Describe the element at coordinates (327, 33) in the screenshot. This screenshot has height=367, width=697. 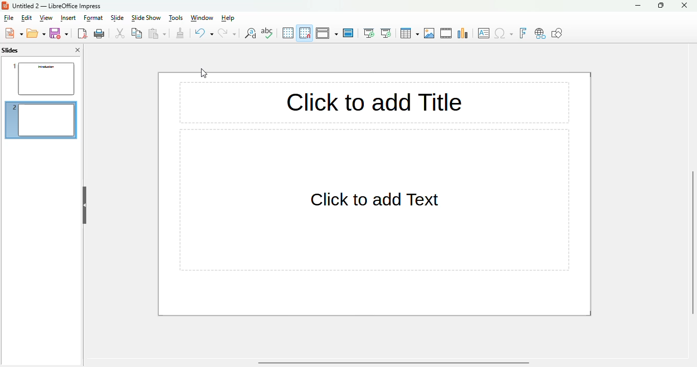
I see `display views` at that location.